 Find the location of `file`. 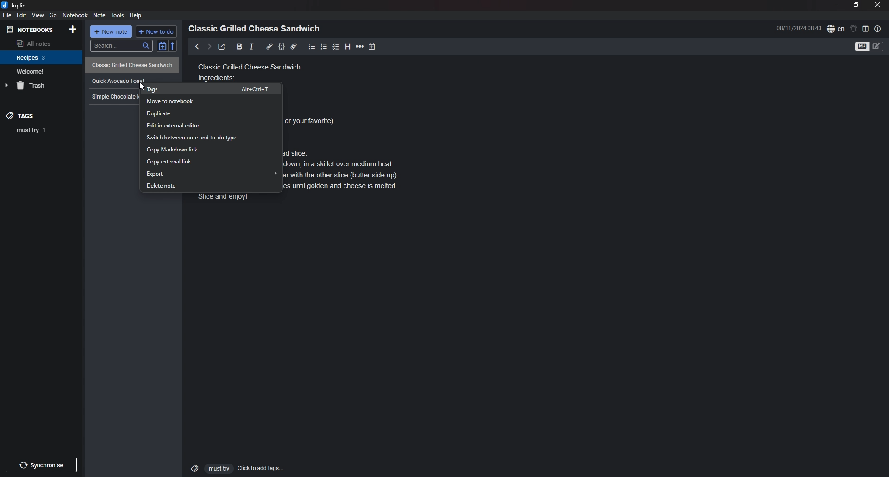

file is located at coordinates (6, 16).